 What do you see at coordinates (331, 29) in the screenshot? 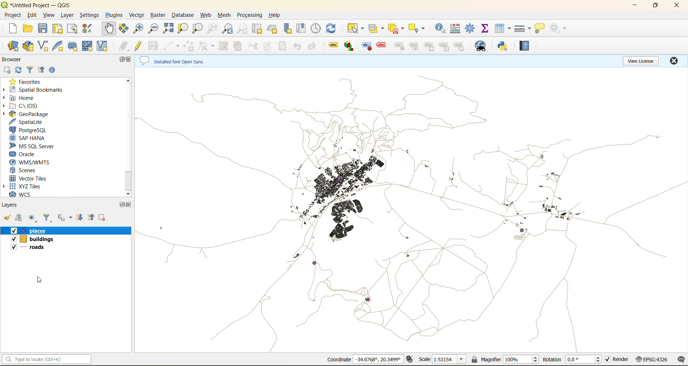
I see `refresh` at bounding box center [331, 29].